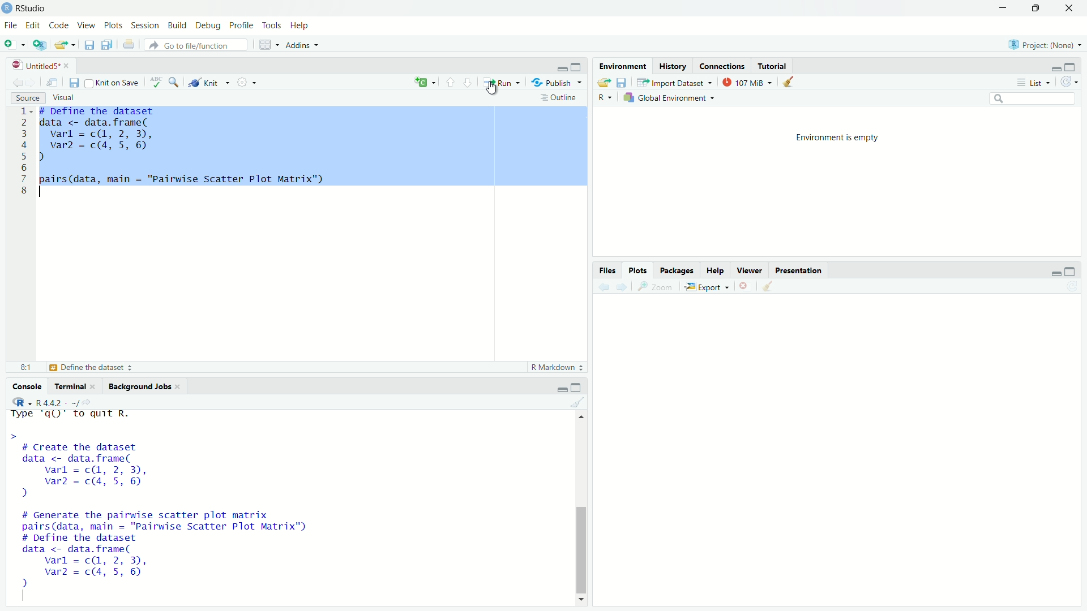  Describe the element at coordinates (27, 387) in the screenshot. I see `Console` at that location.